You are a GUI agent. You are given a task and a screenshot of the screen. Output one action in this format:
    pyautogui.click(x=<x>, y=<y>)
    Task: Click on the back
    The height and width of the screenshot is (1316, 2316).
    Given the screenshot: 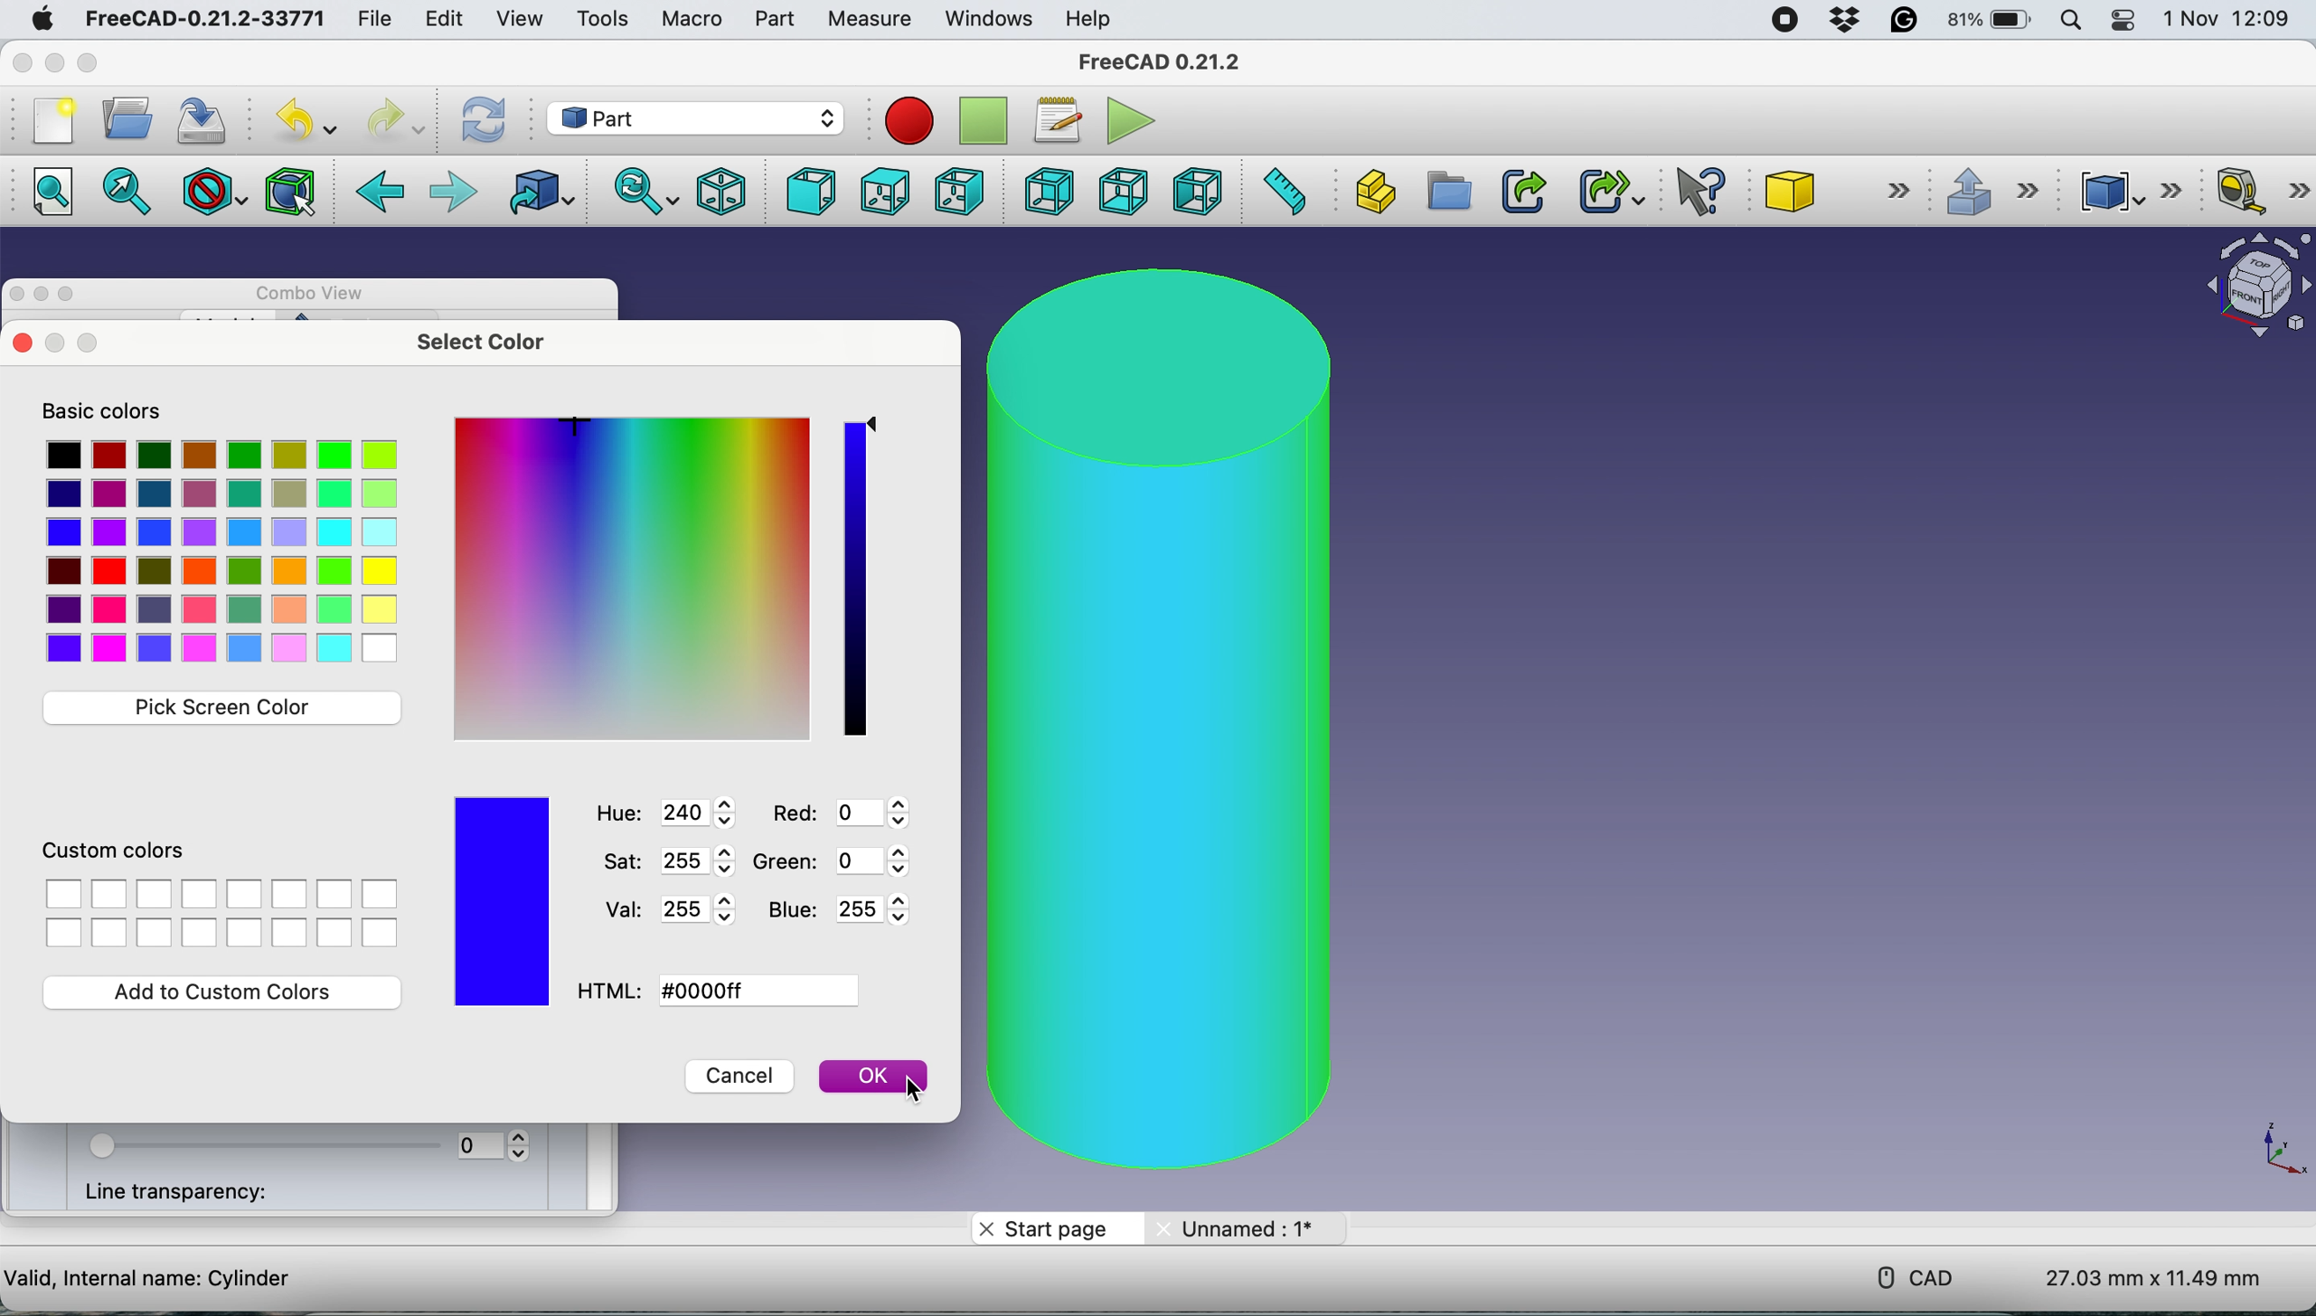 What is the action you would take?
    pyautogui.click(x=381, y=192)
    